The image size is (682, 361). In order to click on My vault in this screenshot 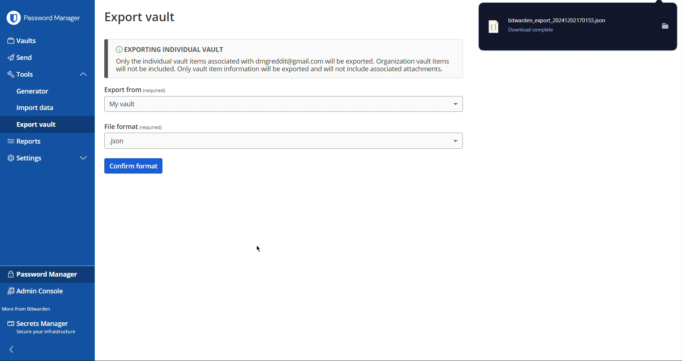, I will do `click(286, 103)`.